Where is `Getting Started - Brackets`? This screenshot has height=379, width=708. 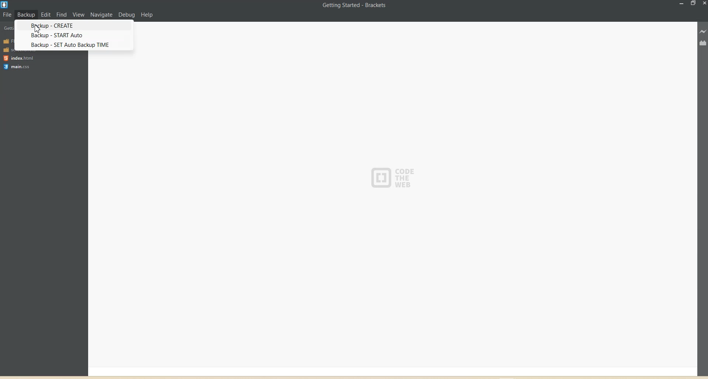 Getting Started - Brackets is located at coordinates (354, 6).